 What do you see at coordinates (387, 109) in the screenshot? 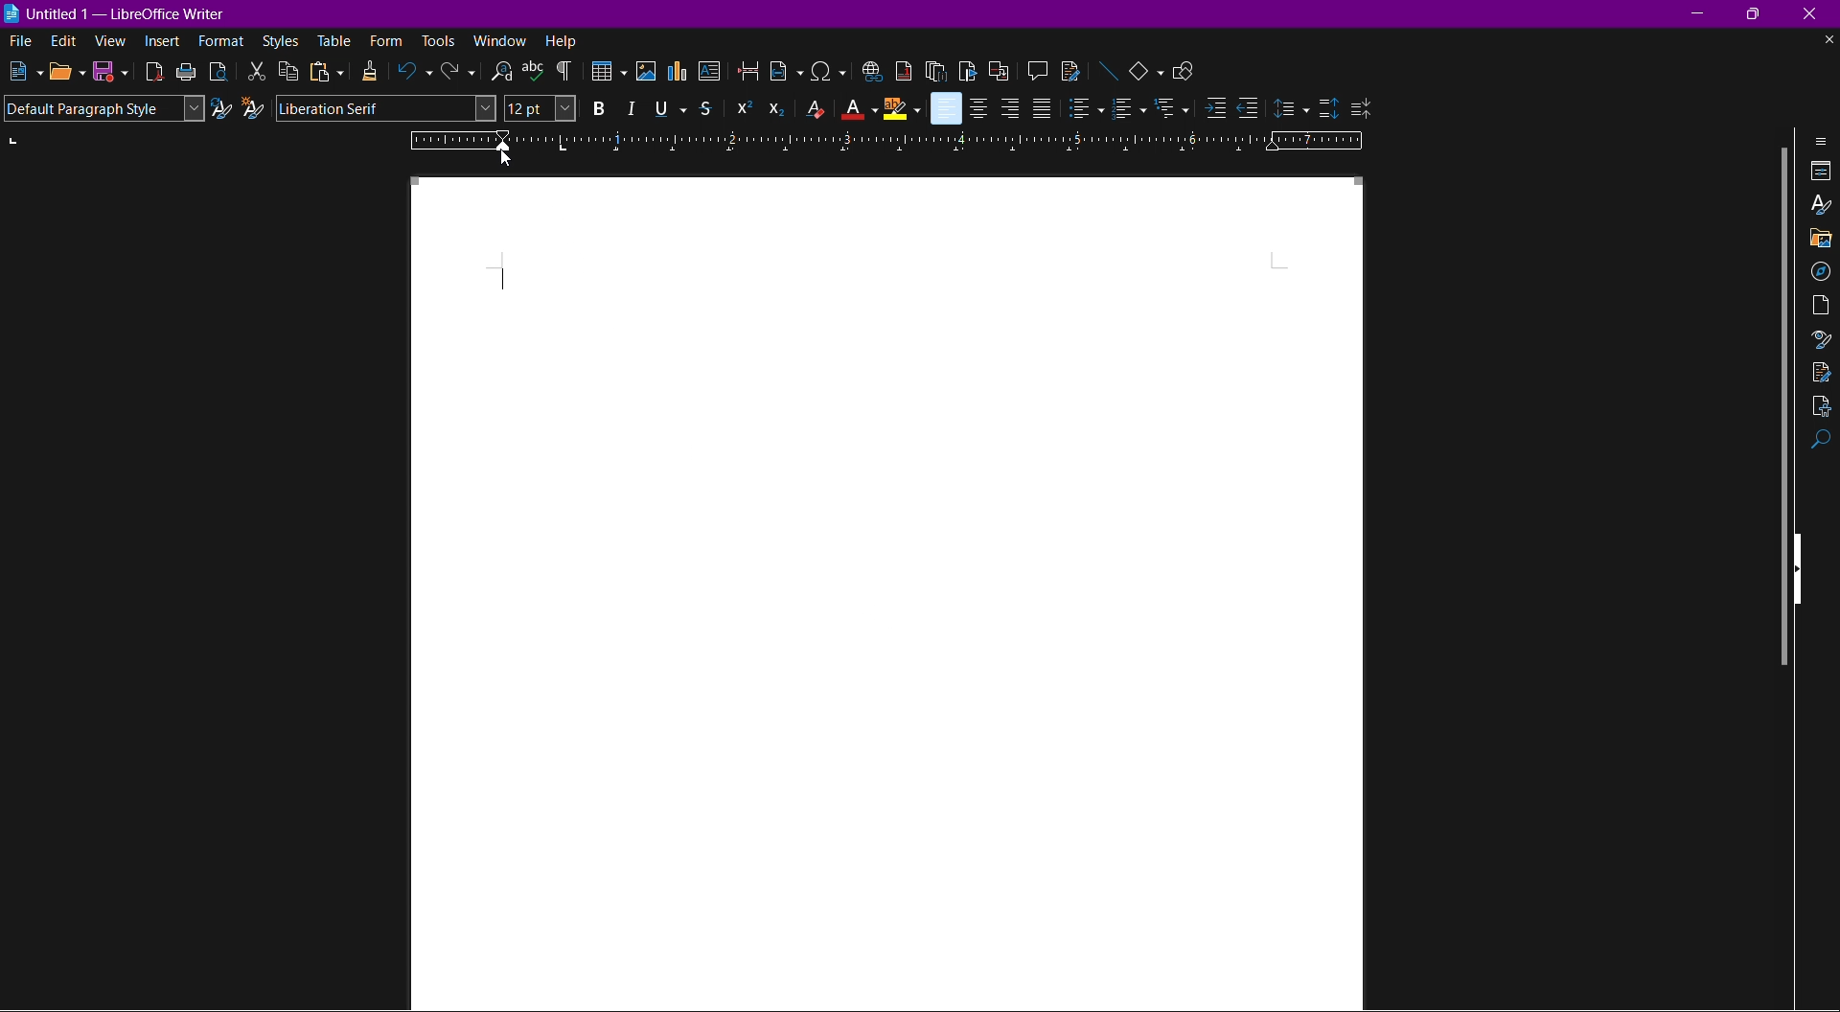
I see `Font` at bounding box center [387, 109].